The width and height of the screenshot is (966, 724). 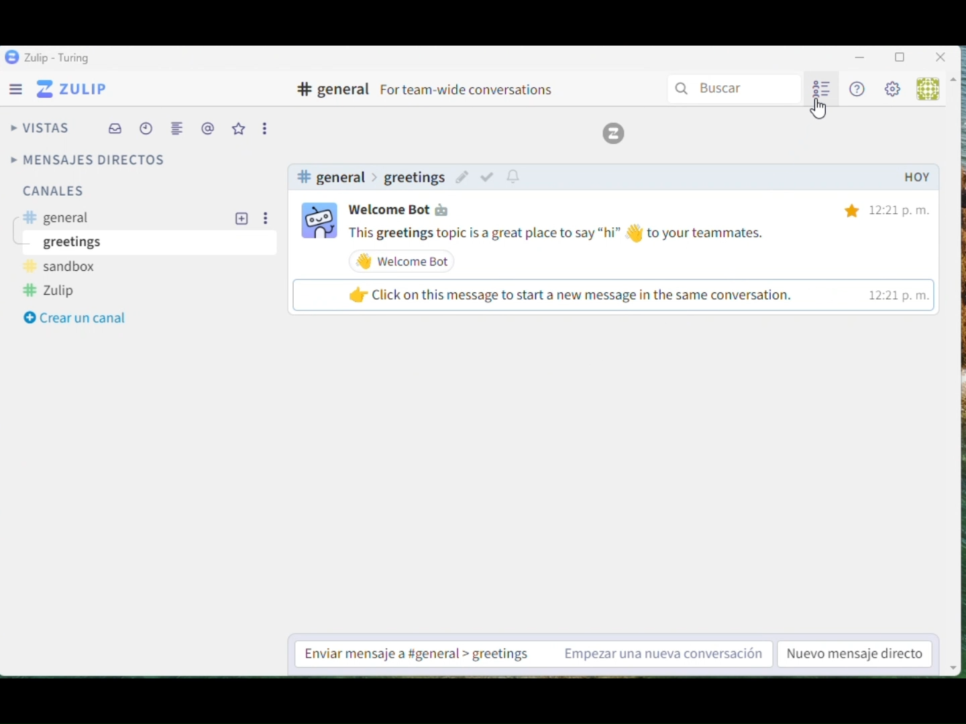 I want to click on time, so click(x=900, y=254).